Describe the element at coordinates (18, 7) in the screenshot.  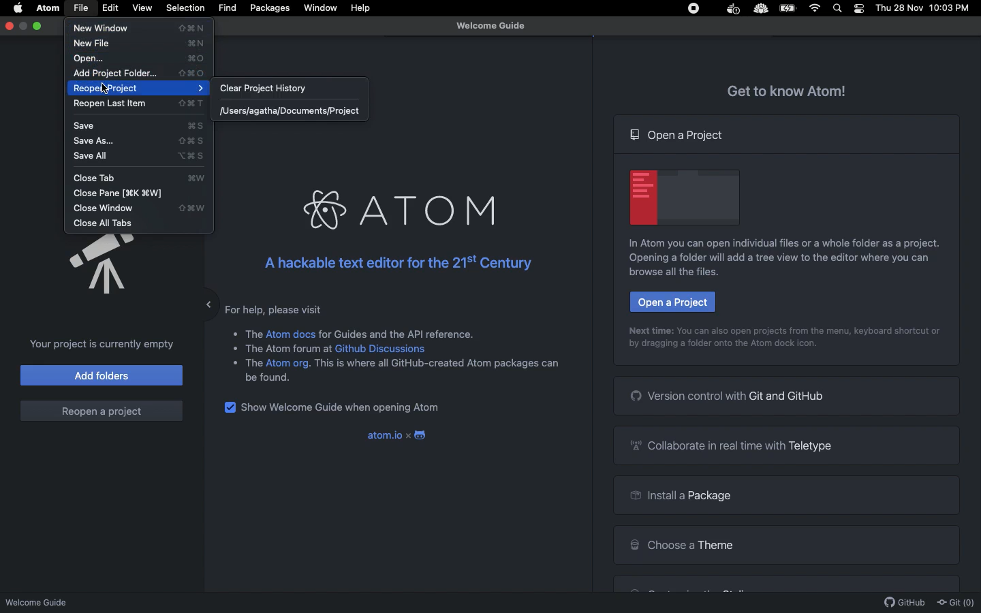
I see `Apple logo` at that location.